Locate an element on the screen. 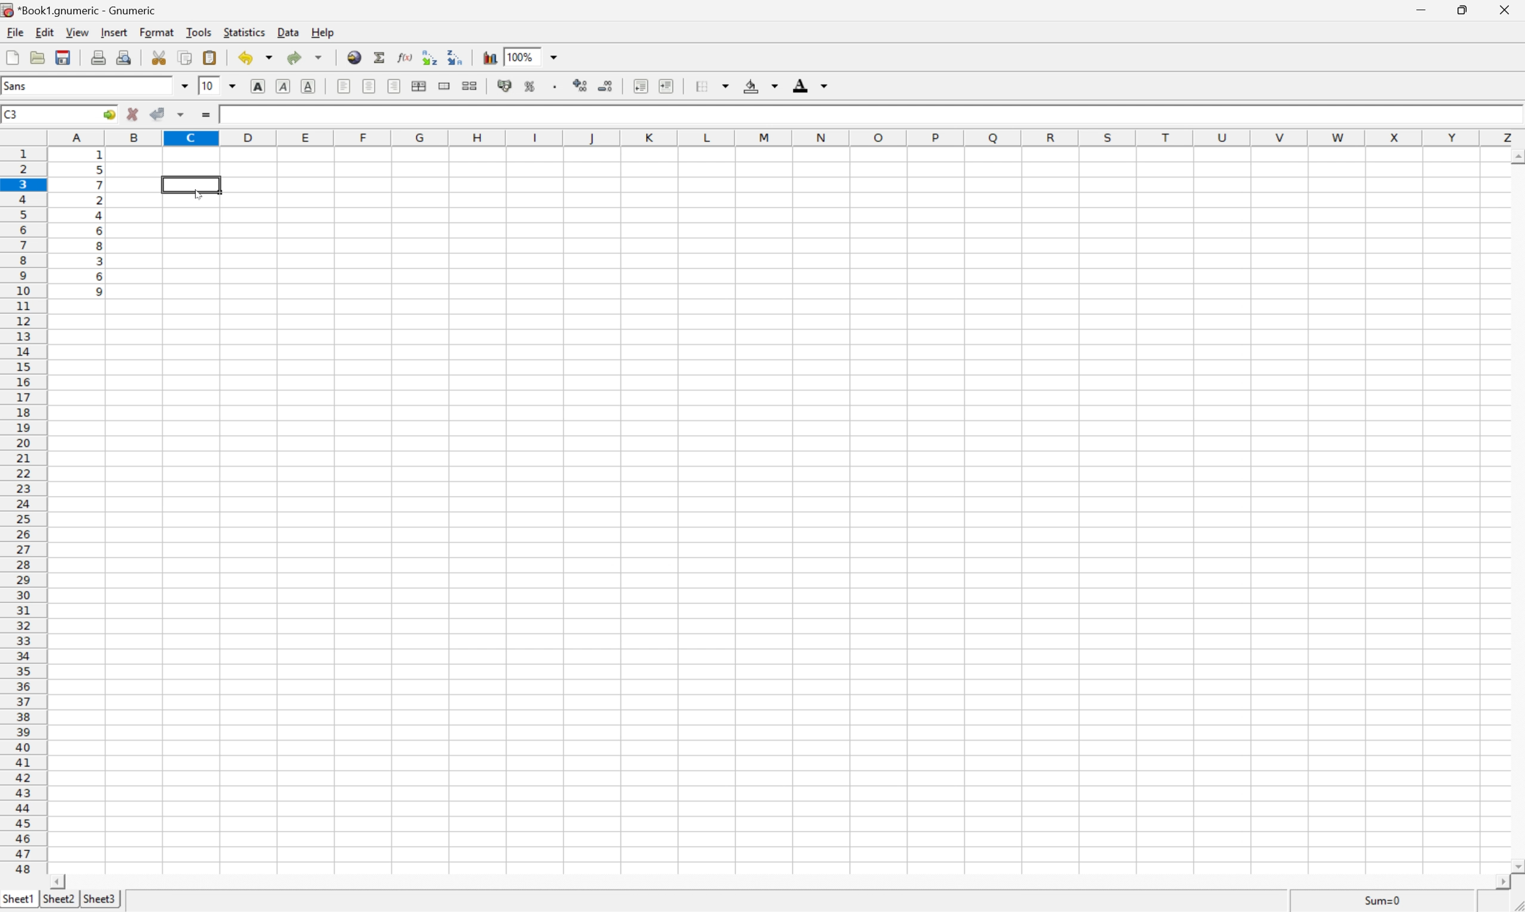  paste is located at coordinates (211, 57).